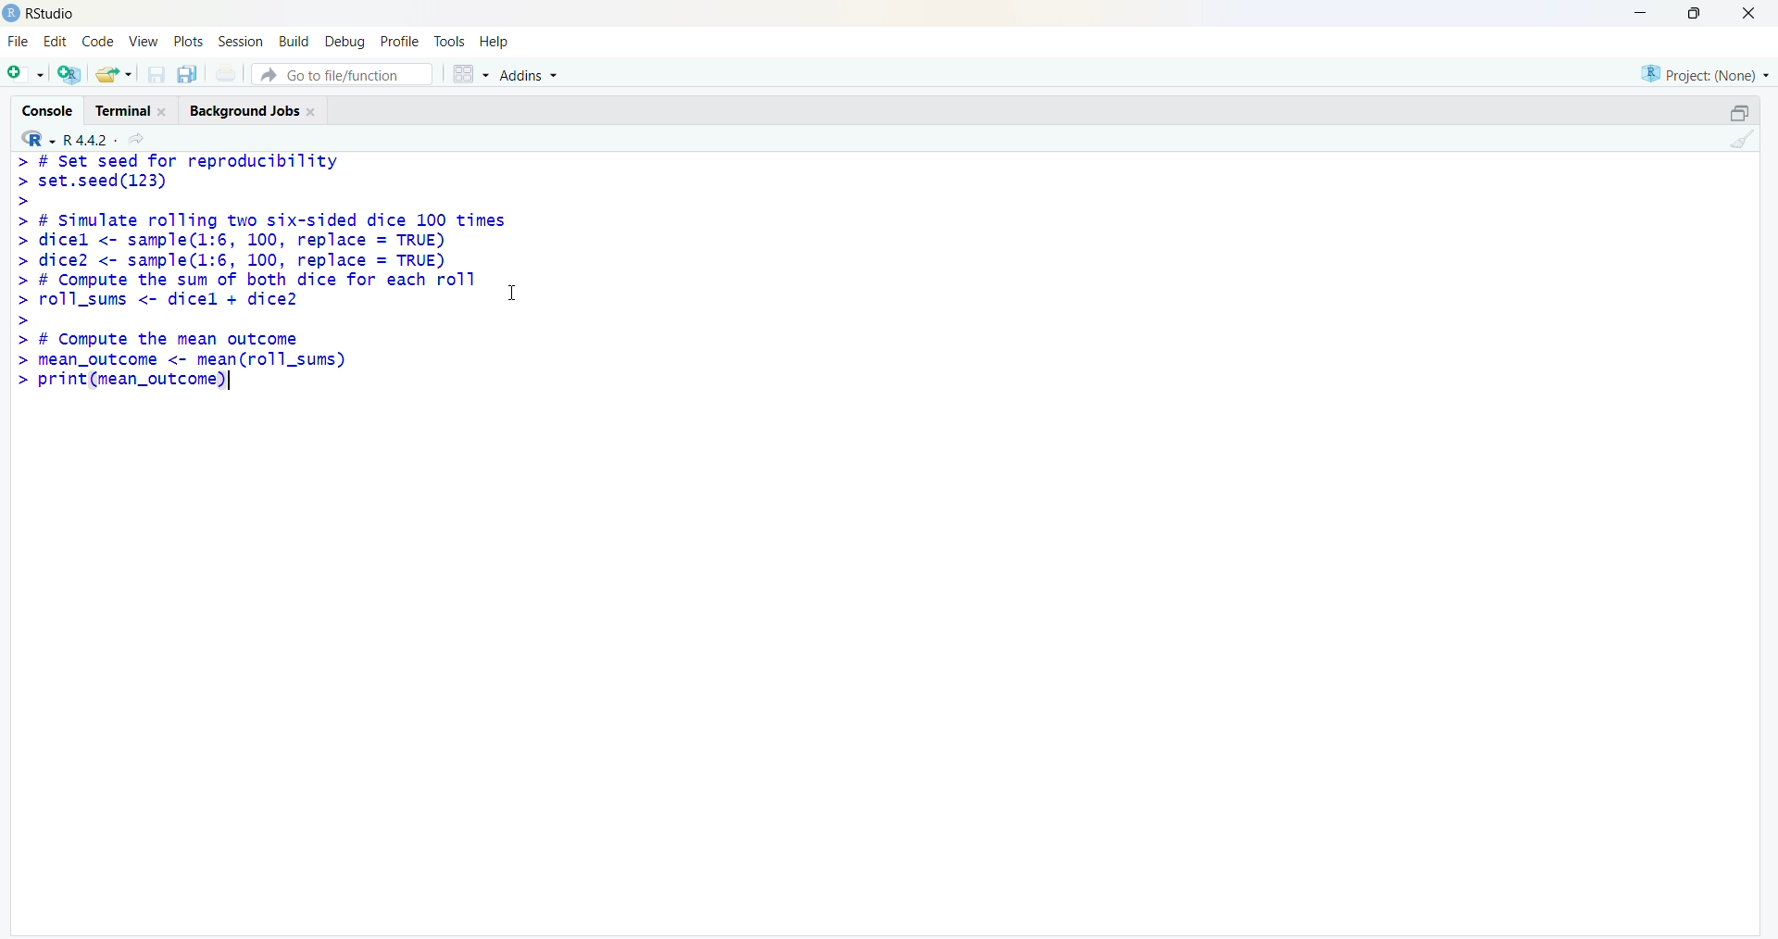 This screenshot has height=939, width=1778. Describe the element at coordinates (226, 73) in the screenshot. I see `print` at that location.